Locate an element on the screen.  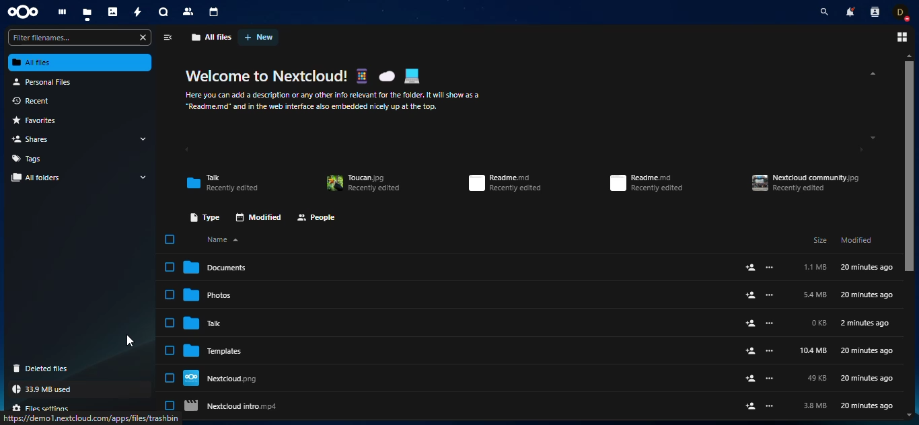
Size is located at coordinates (817, 241).